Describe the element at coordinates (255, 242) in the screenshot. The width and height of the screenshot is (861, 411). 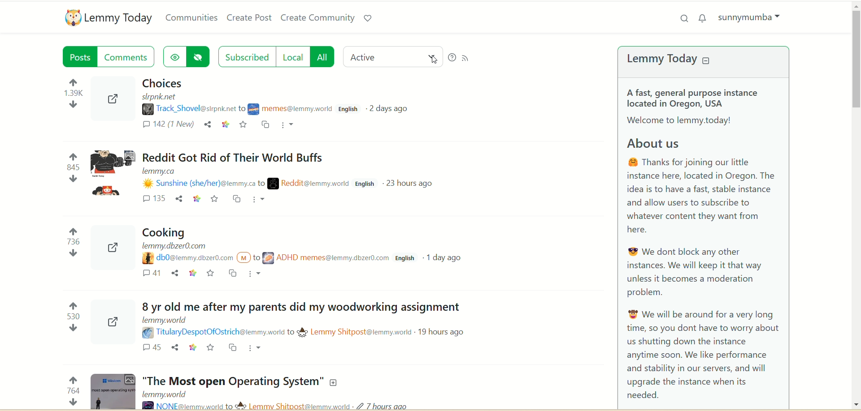
I see `Post on cooking` at that location.